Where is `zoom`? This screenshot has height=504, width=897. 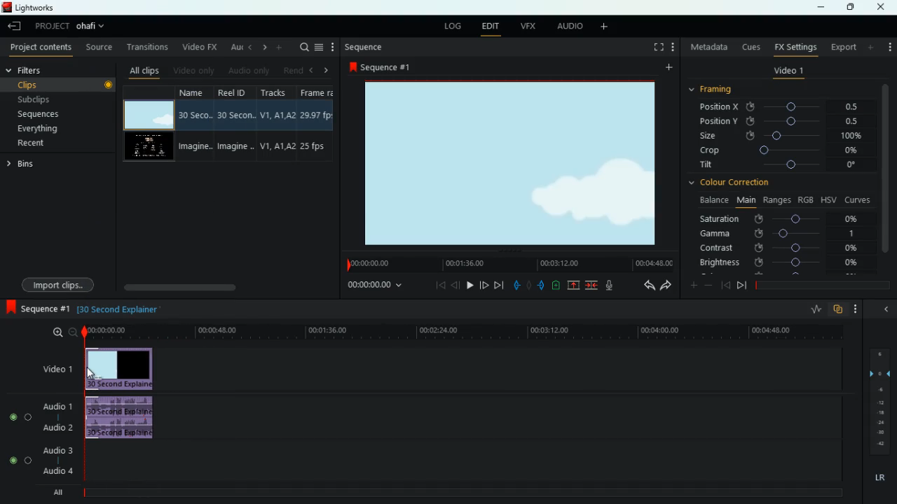 zoom is located at coordinates (60, 333).